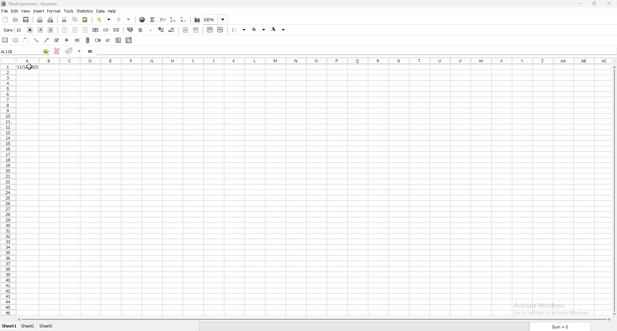 The image size is (617, 331). I want to click on selected cell input, so click(355, 51).